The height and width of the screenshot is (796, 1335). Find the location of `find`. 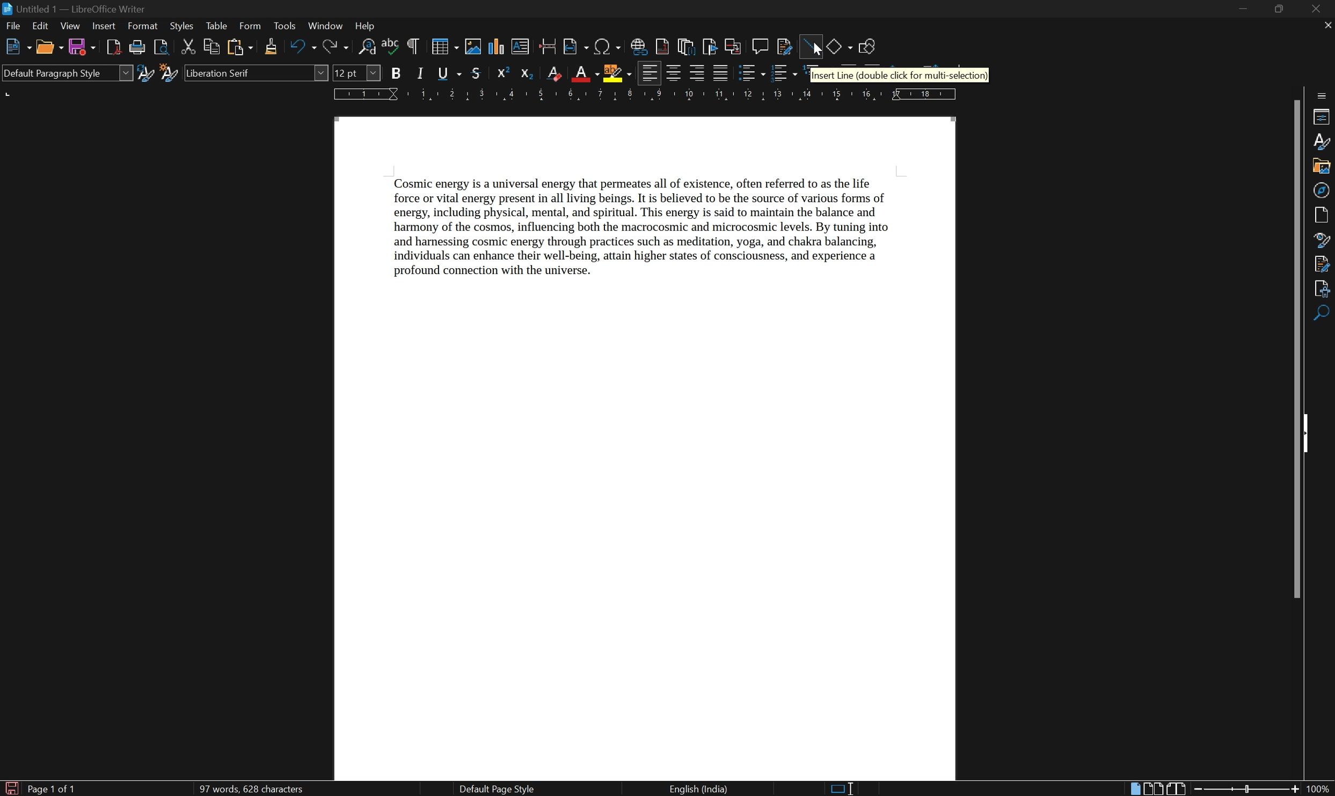

find is located at coordinates (1323, 313).